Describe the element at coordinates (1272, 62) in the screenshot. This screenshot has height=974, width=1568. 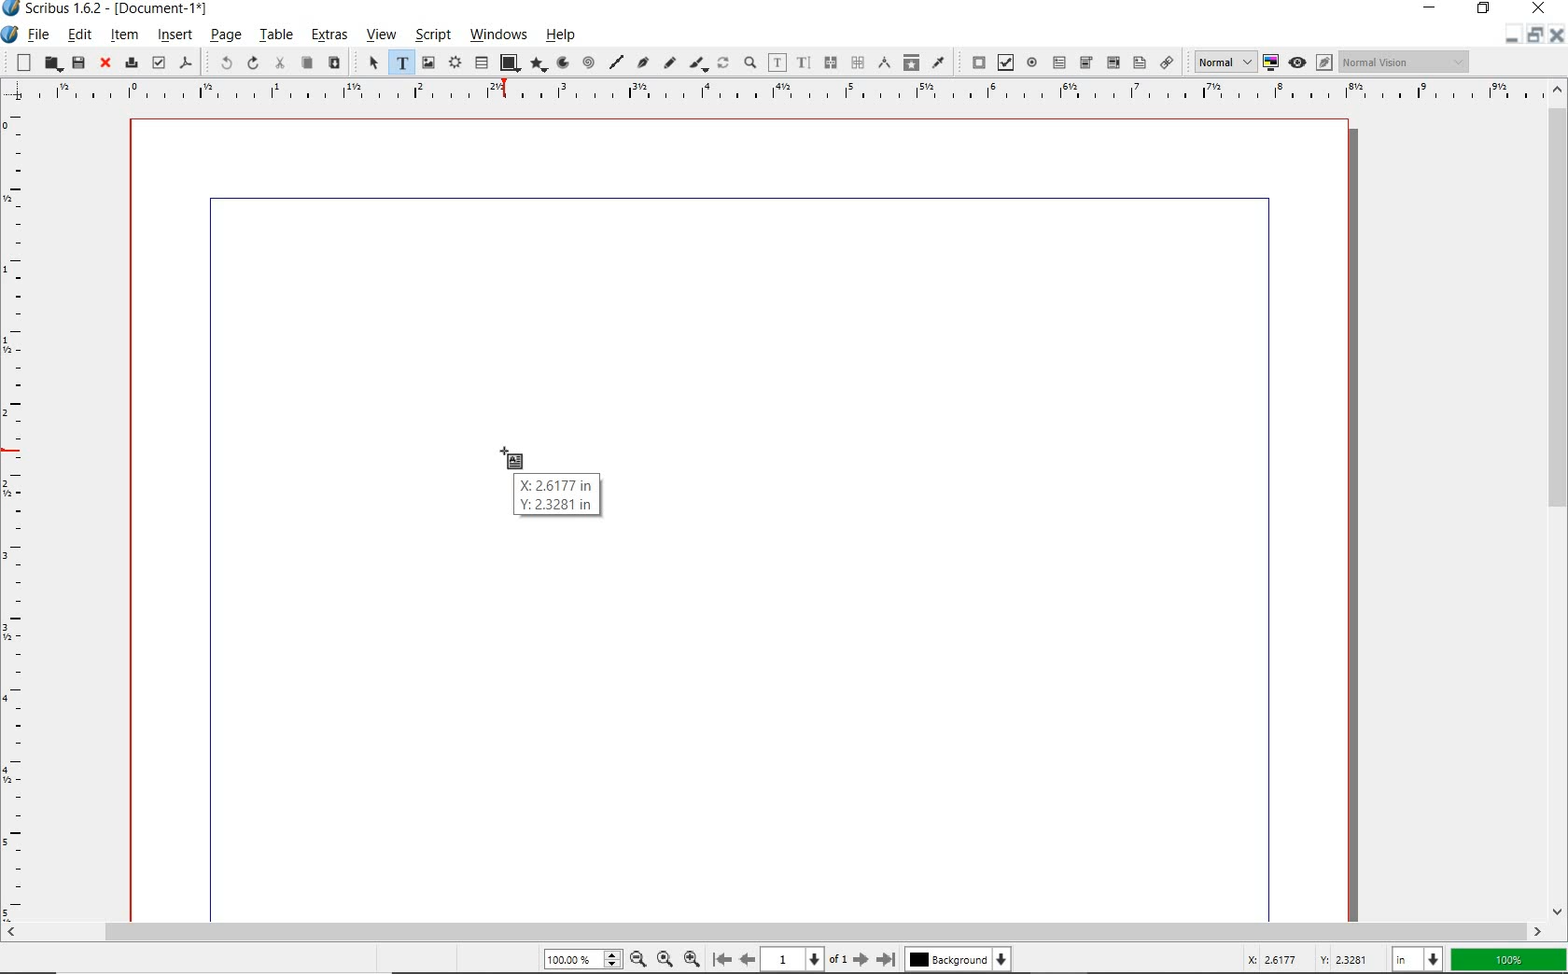
I see `toggle color` at that location.